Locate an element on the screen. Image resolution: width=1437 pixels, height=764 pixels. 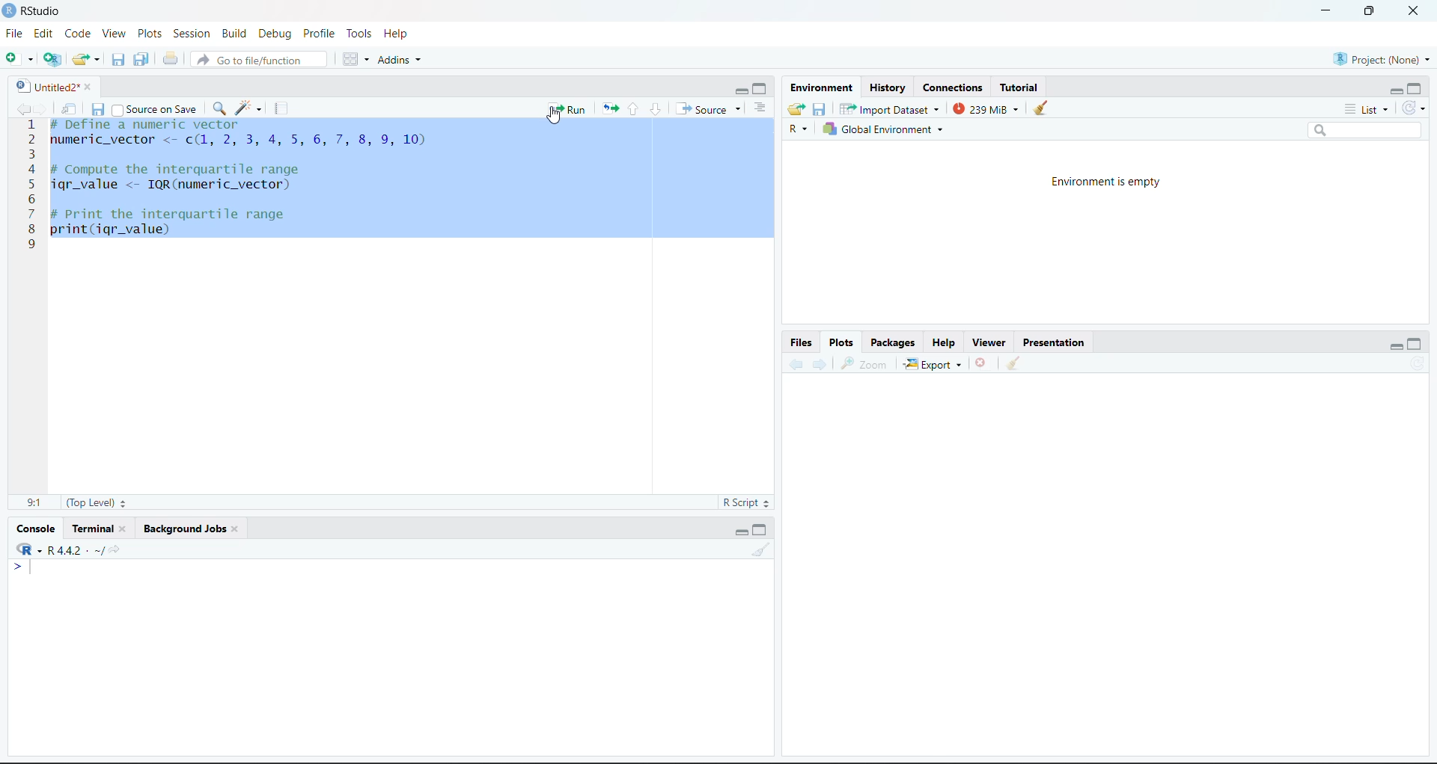
Project (Note) is located at coordinates (1380, 58).